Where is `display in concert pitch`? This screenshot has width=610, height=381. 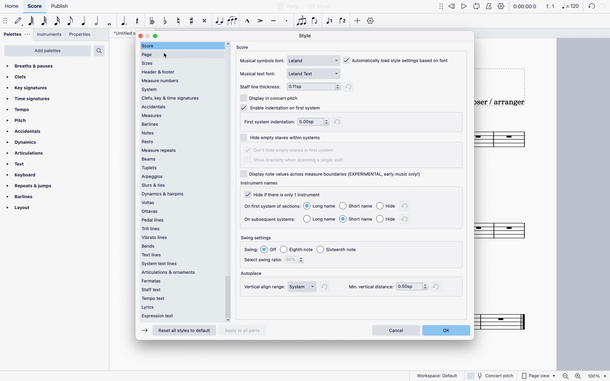 display in concert pitch is located at coordinates (272, 97).